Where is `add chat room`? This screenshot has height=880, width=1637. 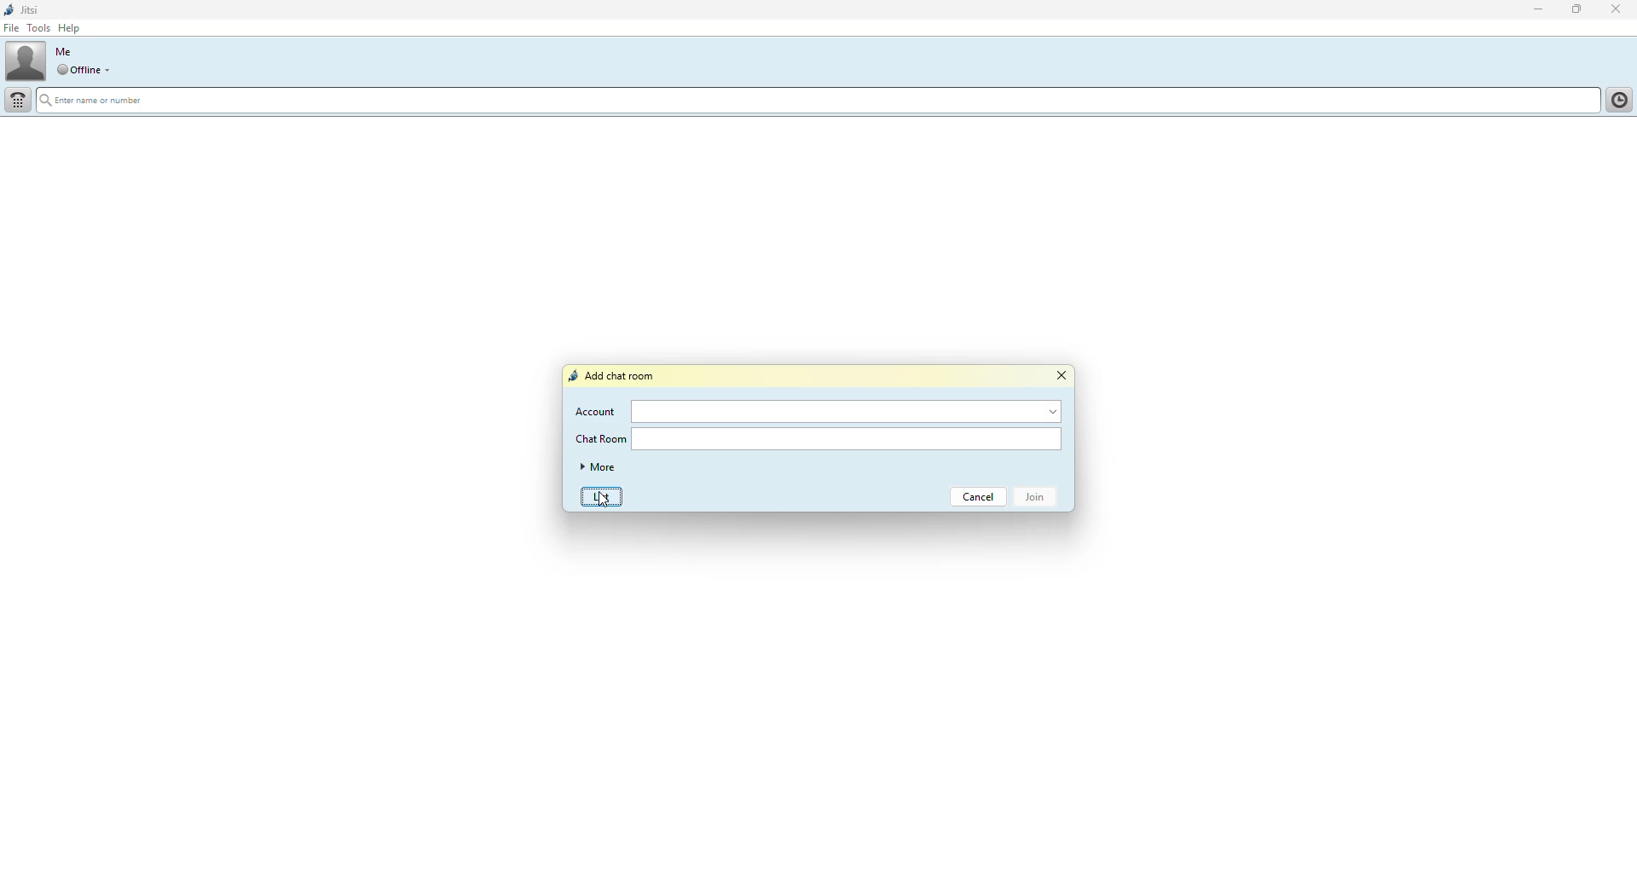
add chat room is located at coordinates (615, 374).